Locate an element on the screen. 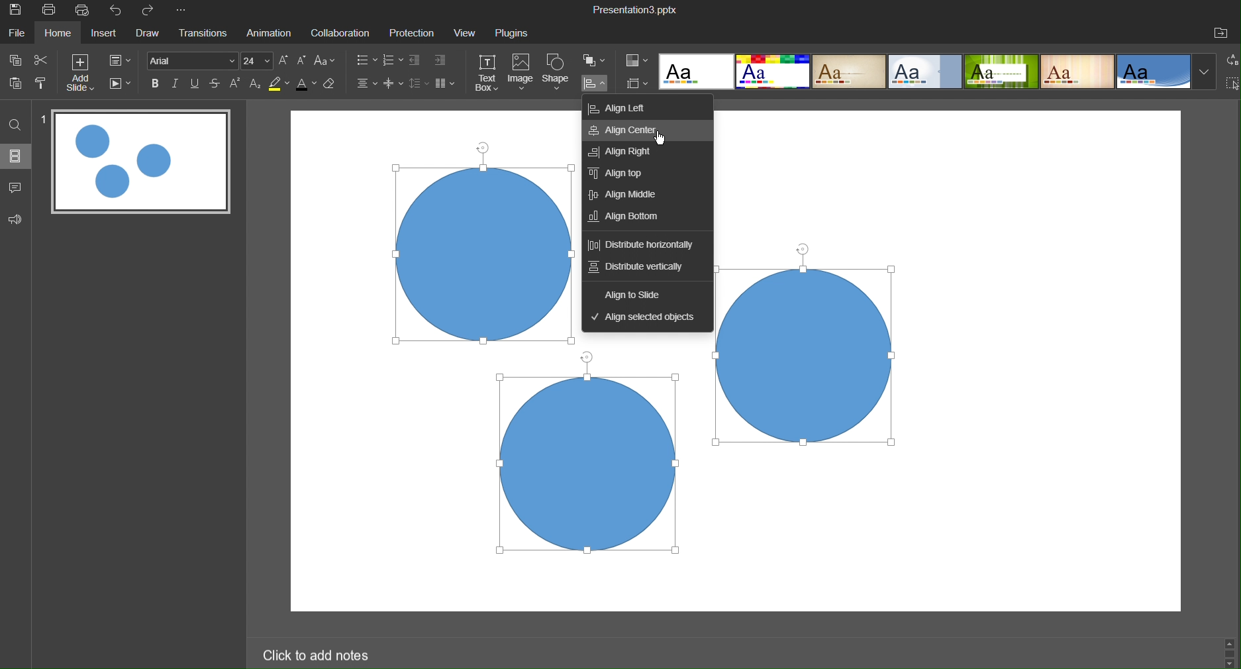  Vertical Align is located at coordinates (394, 84).